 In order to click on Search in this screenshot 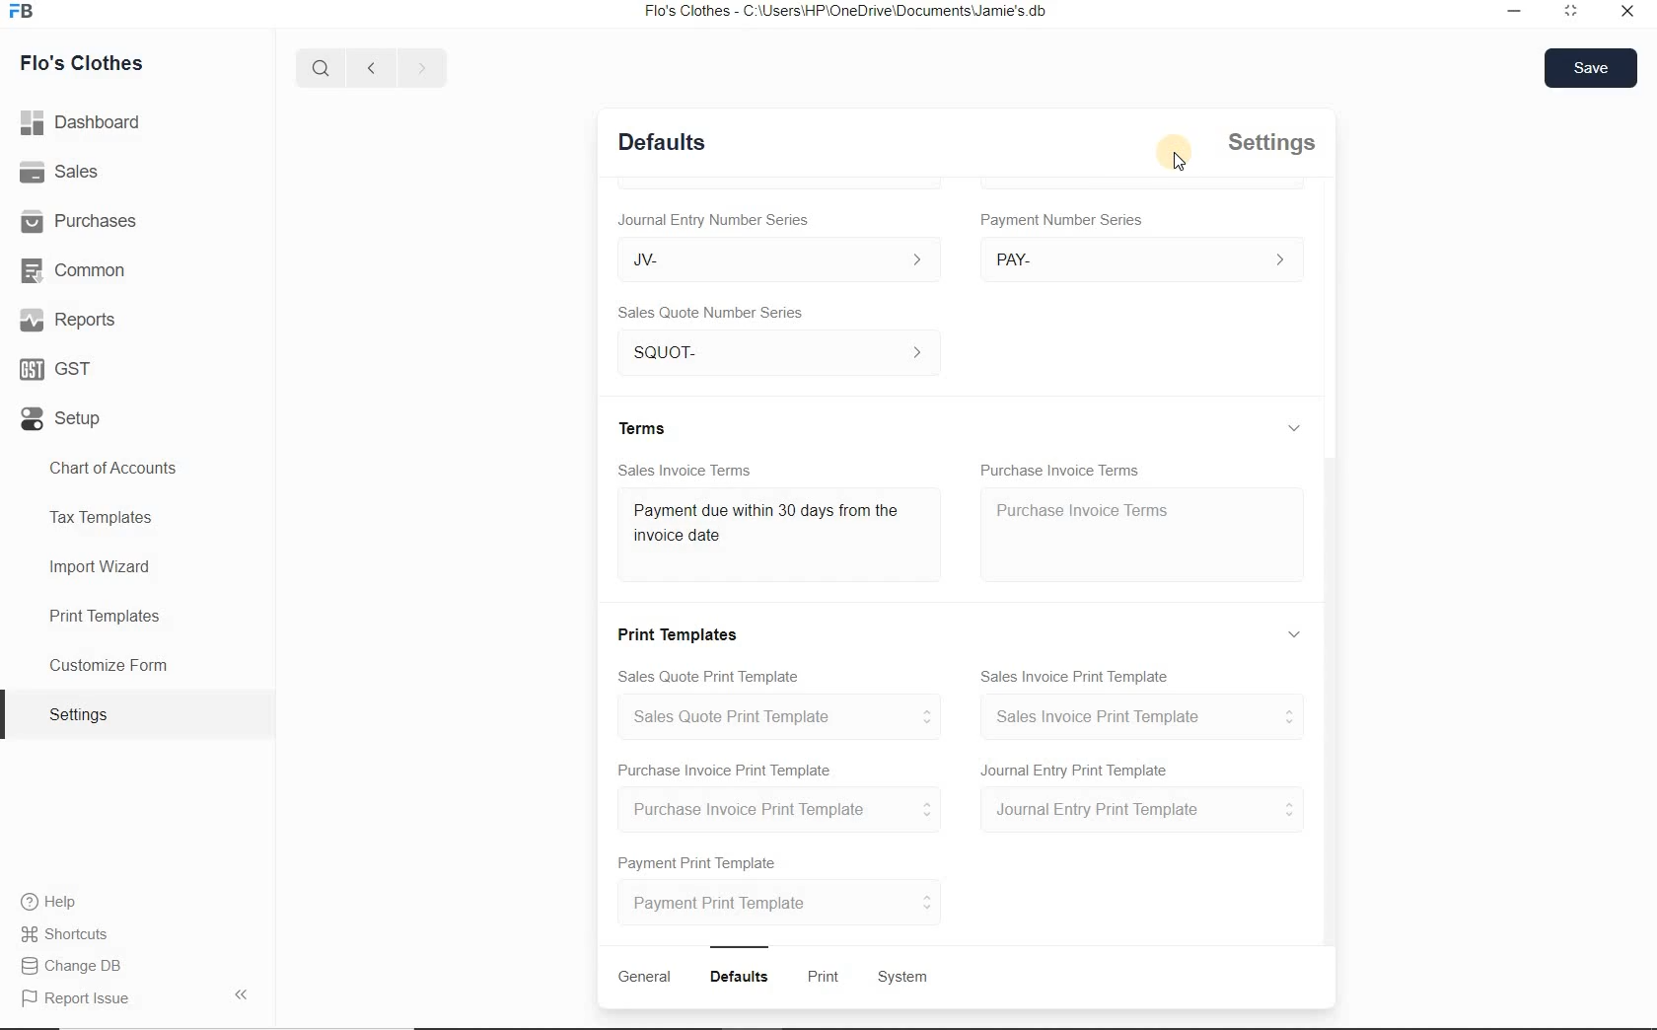, I will do `click(322, 66)`.